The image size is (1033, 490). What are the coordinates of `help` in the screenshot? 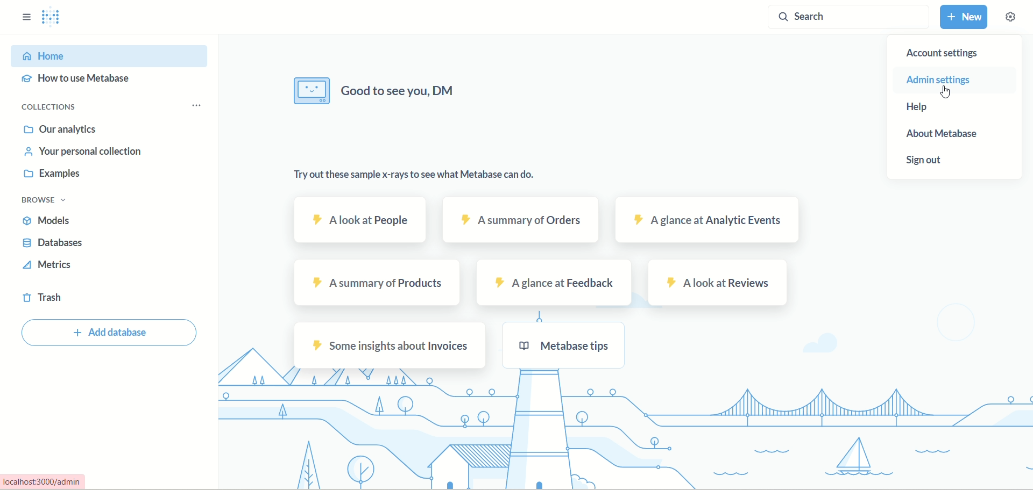 It's located at (945, 108).